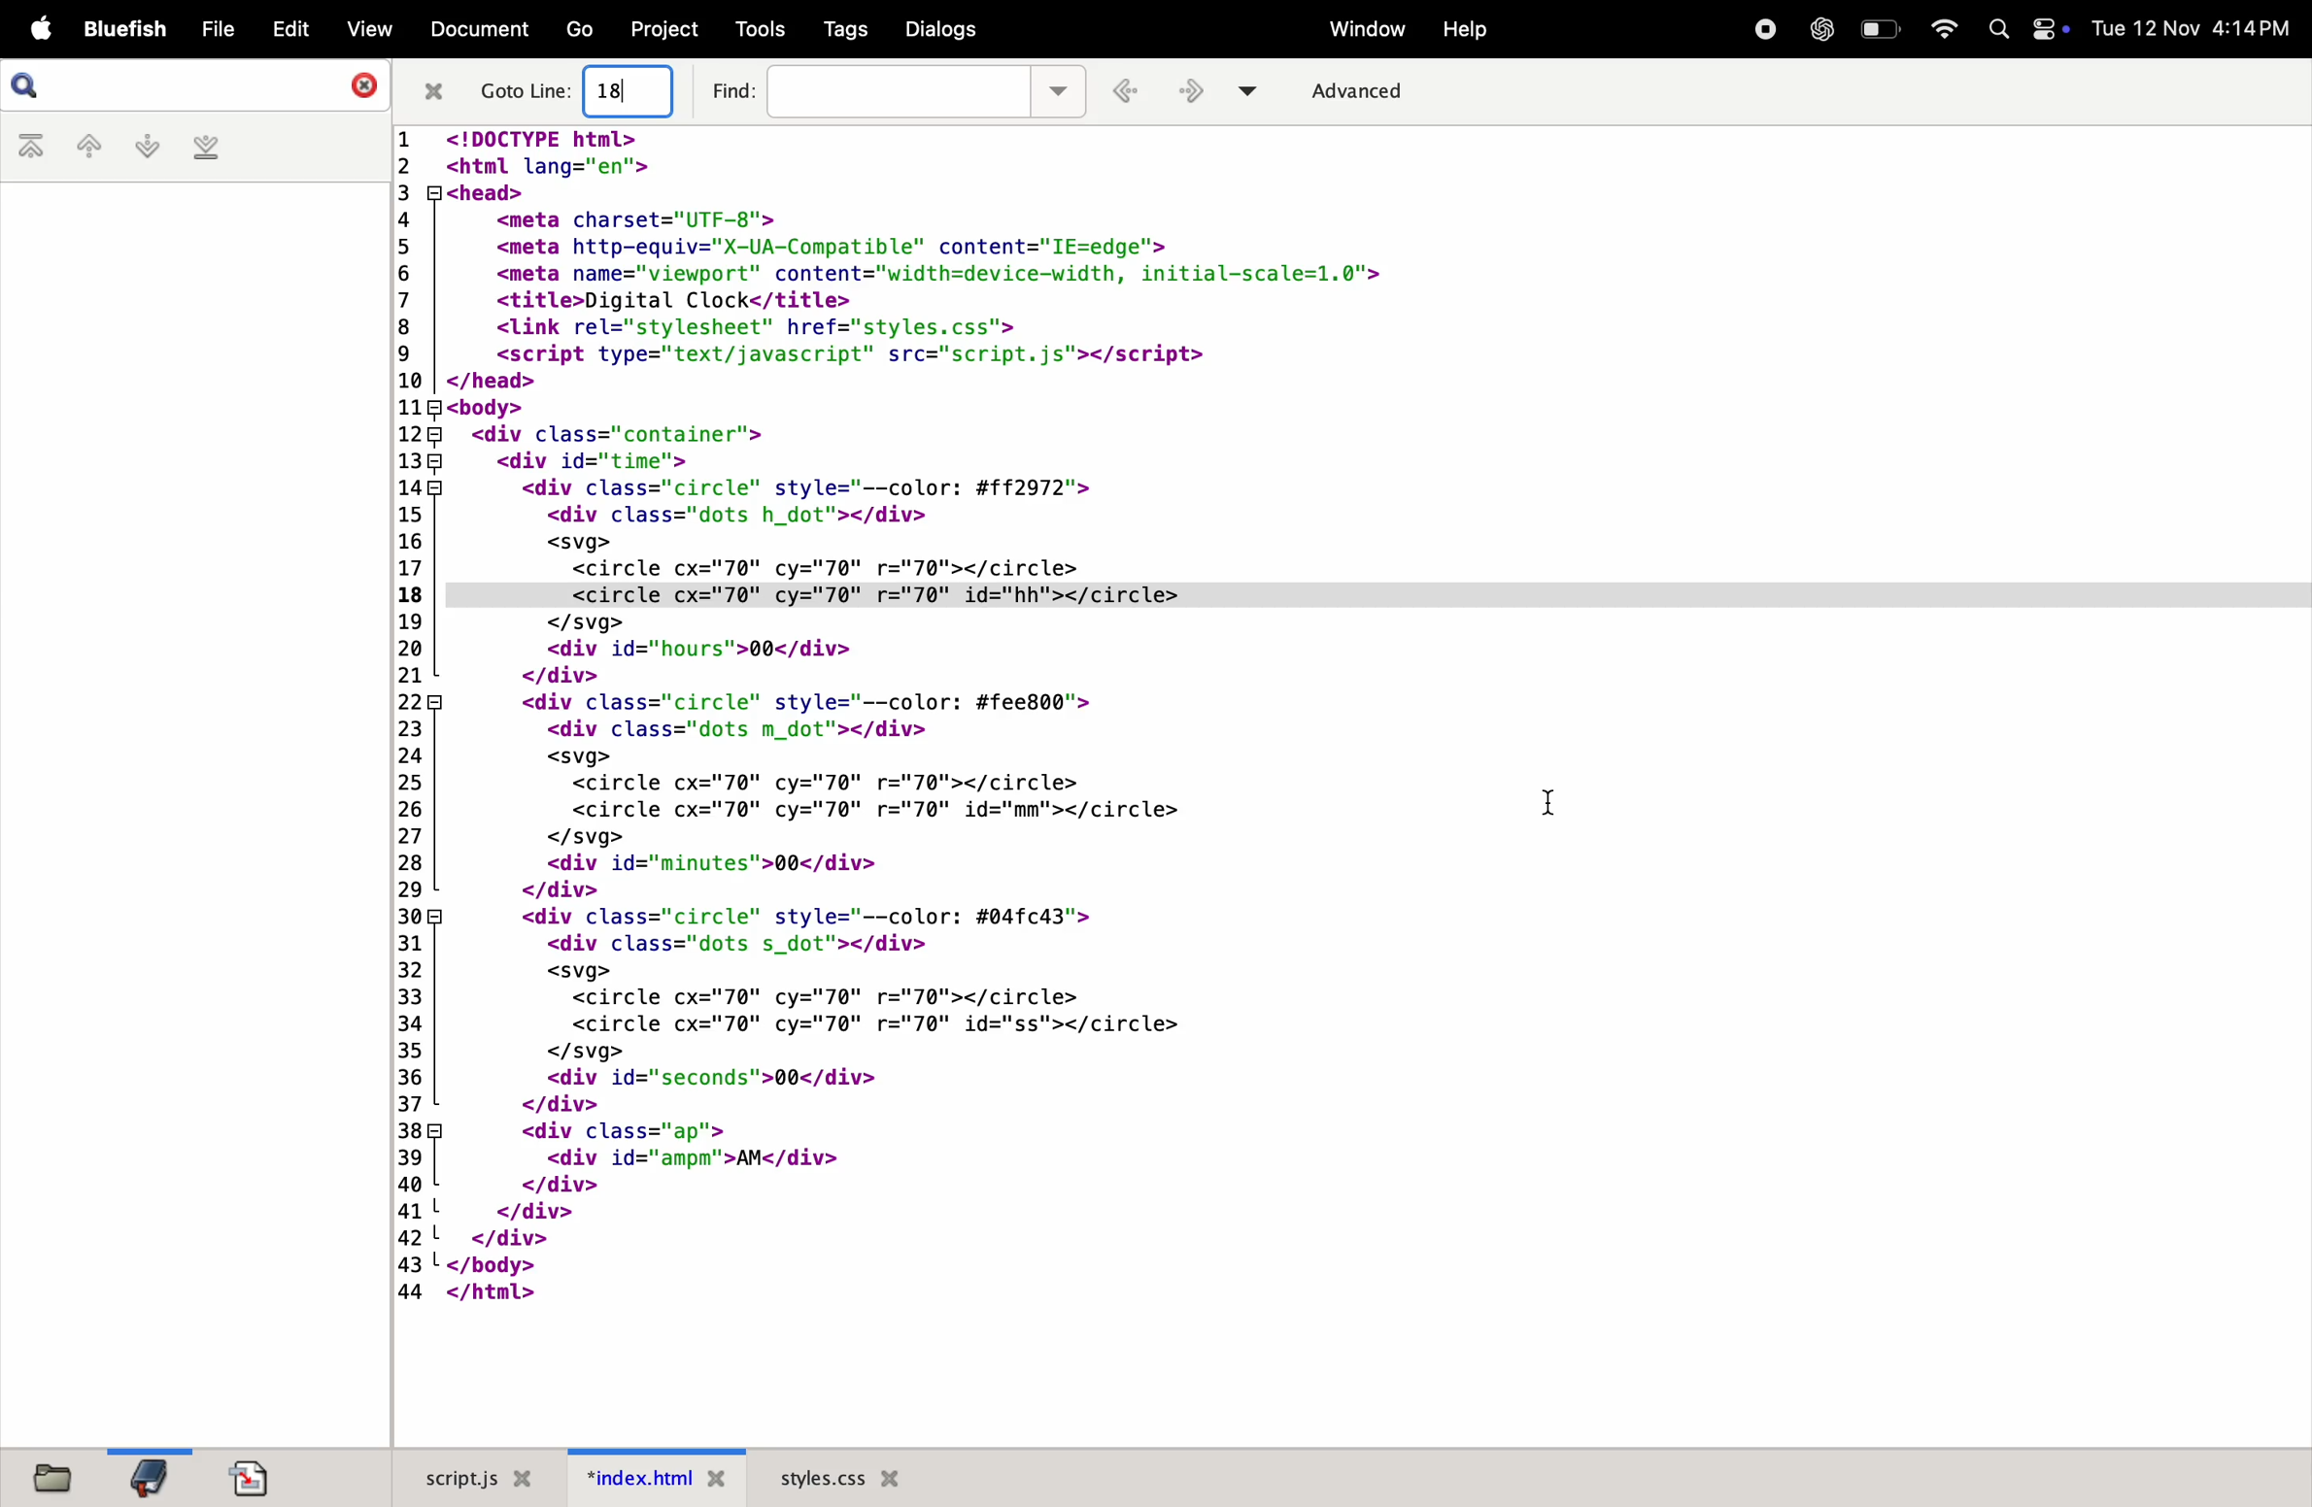 This screenshot has height=1507, width=2312. I want to click on date and time, so click(2197, 29).